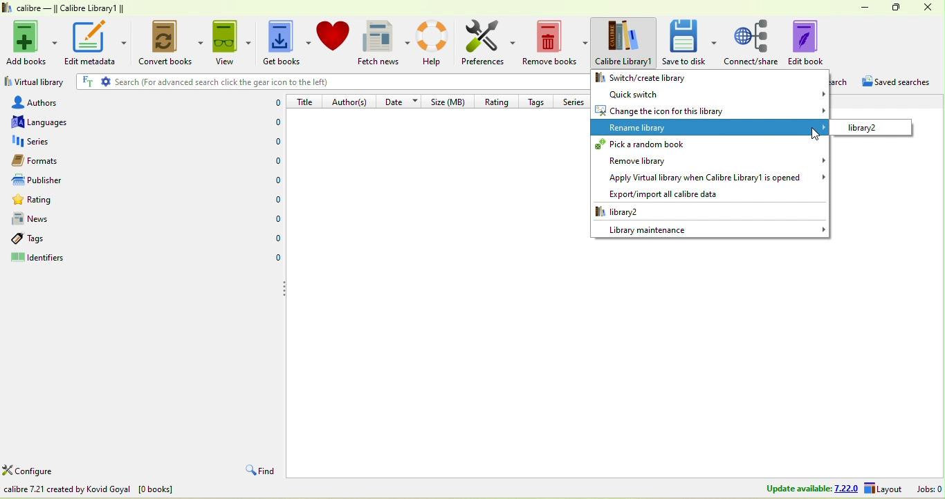 This screenshot has height=499, width=945. What do you see at coordinates (306, 101) in the screenshot?
I see `title` at bounding box center [306, 101].